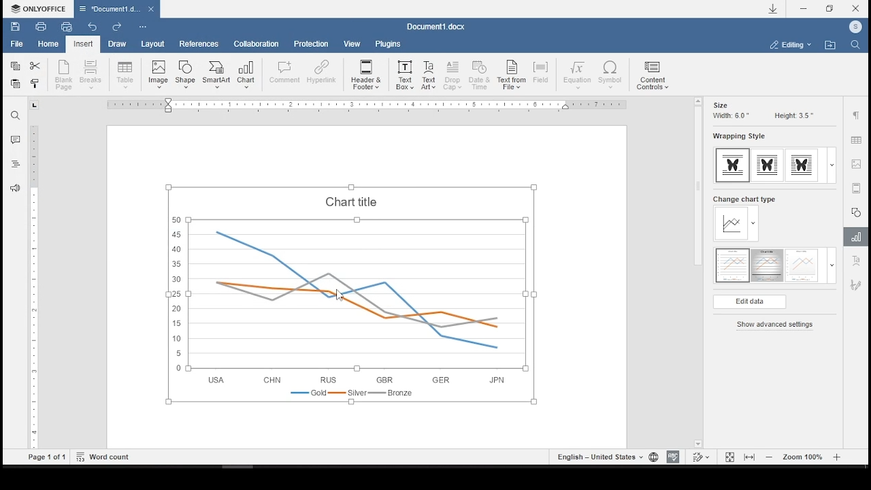 The height and width of the screenshot is (490, 871). What do you see at coordinates (35, 67) in the screenshot?
I see `cut` at bounding box center [35, 67].